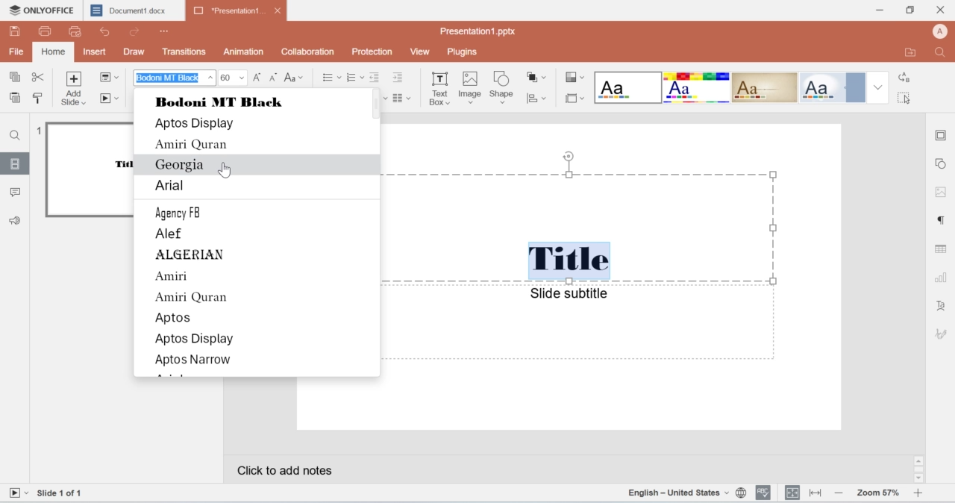  What do you see at coordinates (504, 89) in the screenshot?
I see `shape` at bounding box center [504, 89].